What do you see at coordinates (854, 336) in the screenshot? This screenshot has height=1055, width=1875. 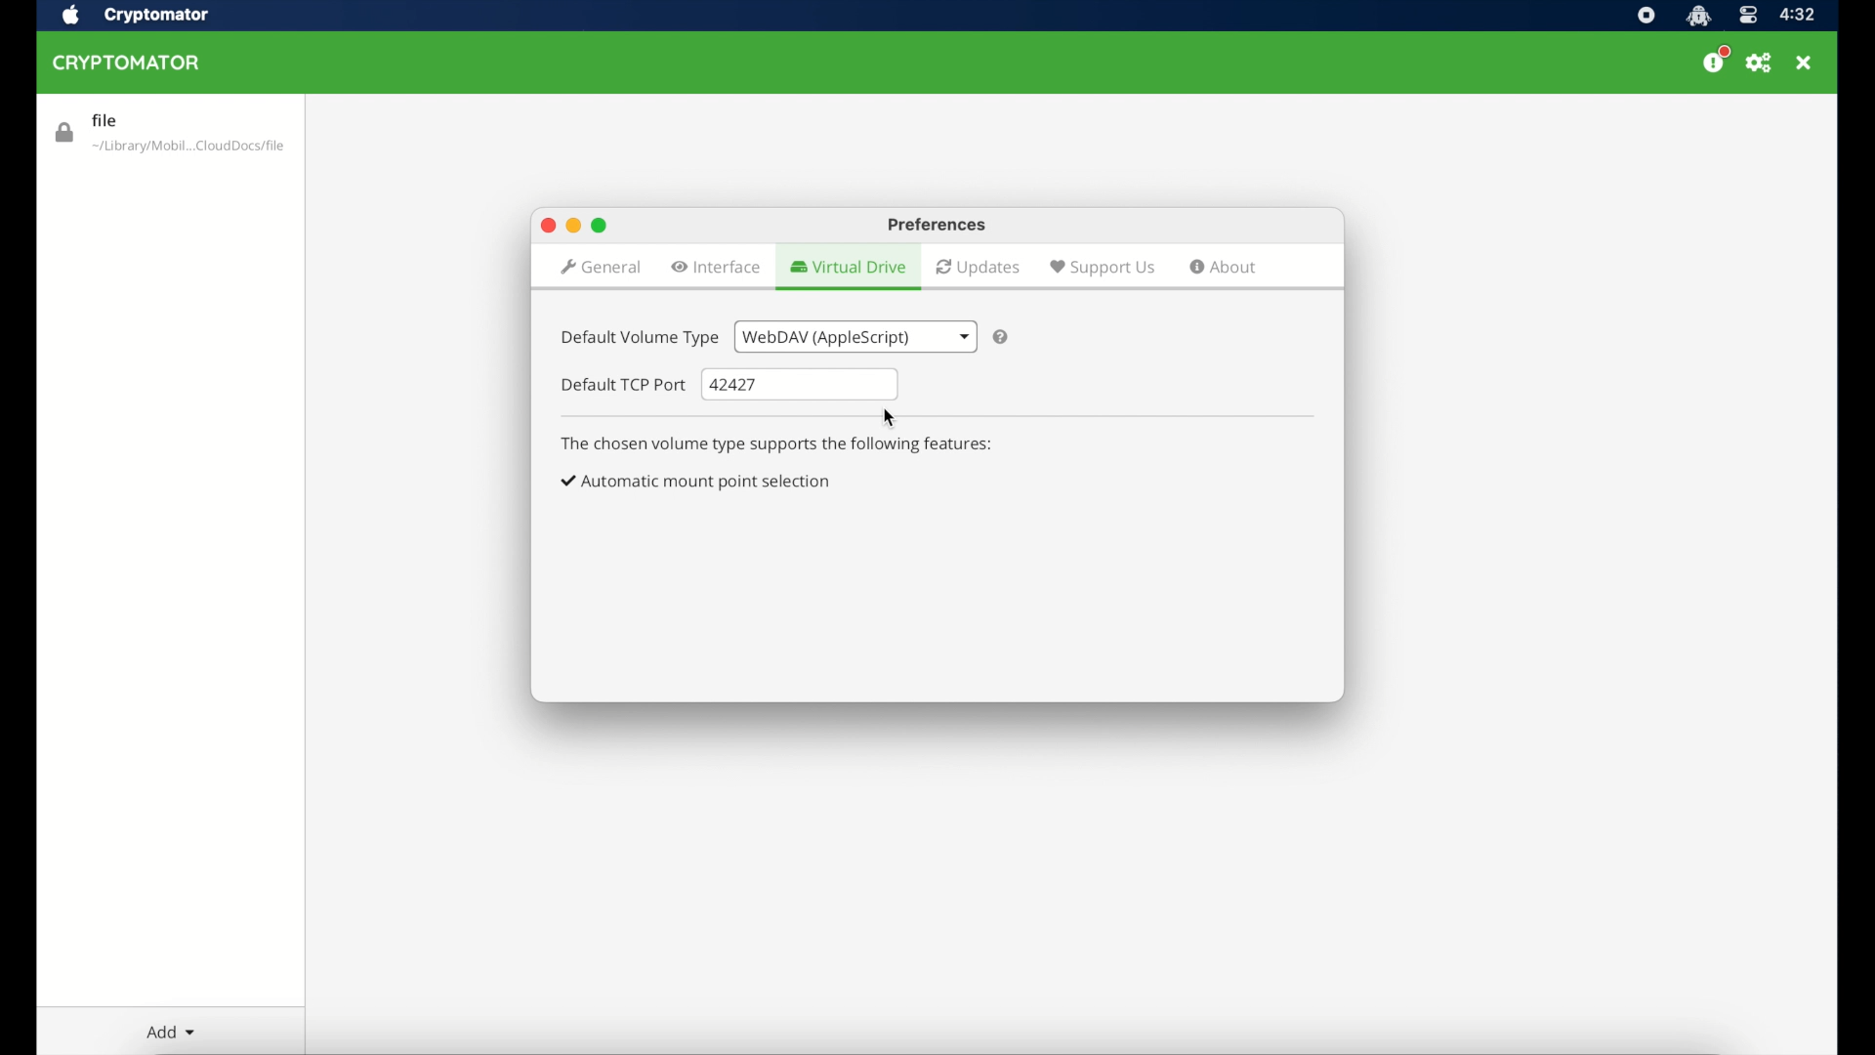 I see `volume type` at bounding box center [854, 336].